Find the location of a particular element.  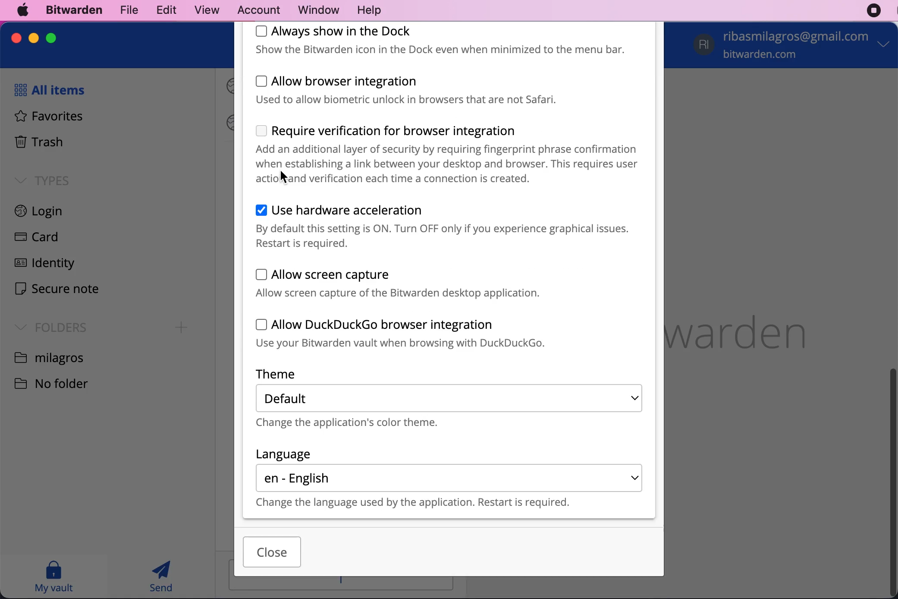

use hardware acceleration is located at coordinates (445, 227).